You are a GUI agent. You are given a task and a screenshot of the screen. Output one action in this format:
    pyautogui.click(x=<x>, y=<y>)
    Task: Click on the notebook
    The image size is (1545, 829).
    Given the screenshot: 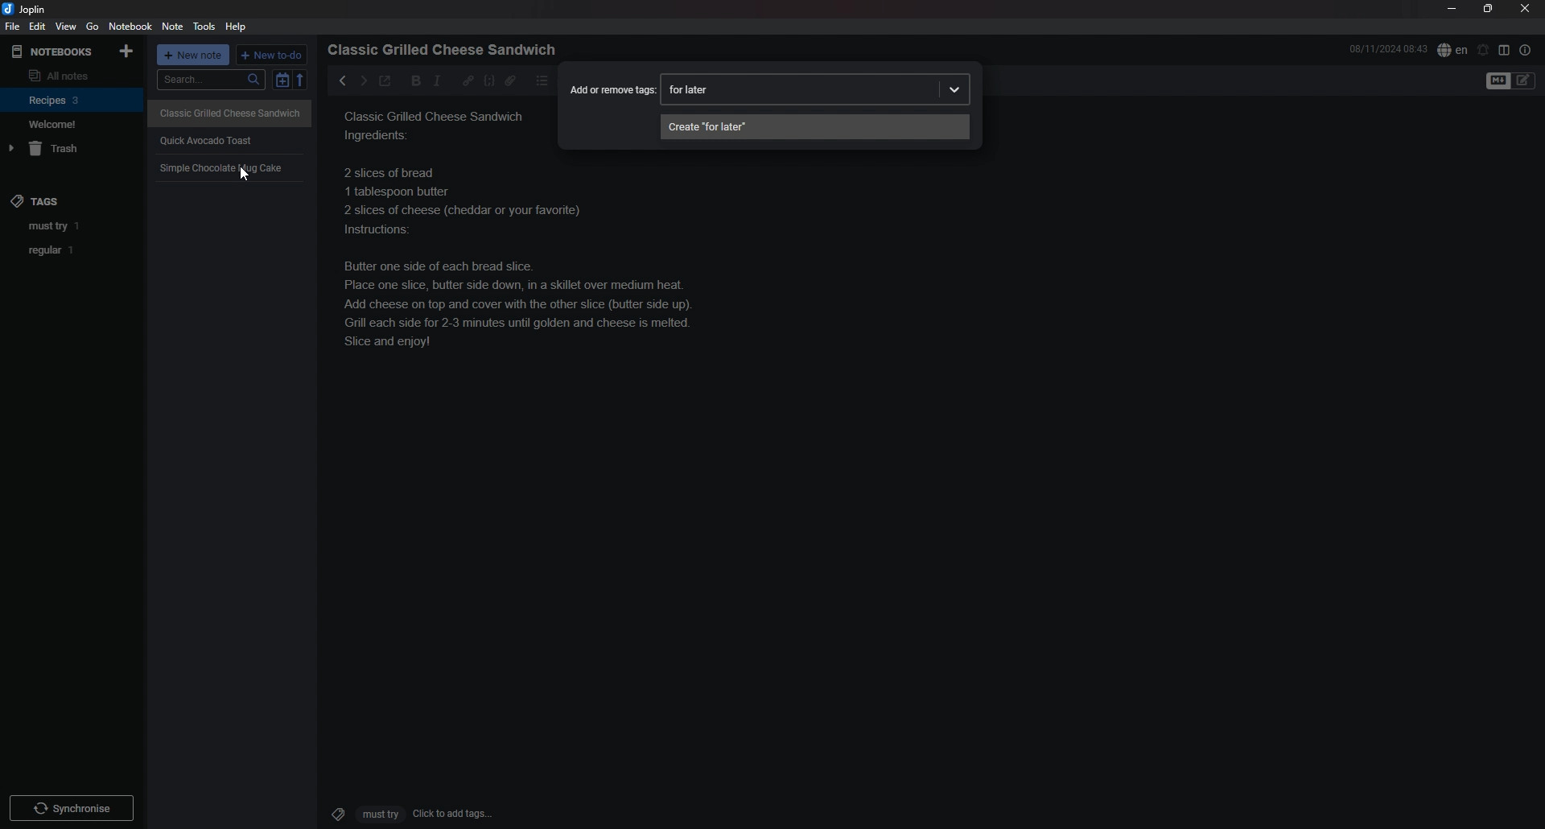 What is the action you would take?
    pyautogui.click(x=72, y=99)
    